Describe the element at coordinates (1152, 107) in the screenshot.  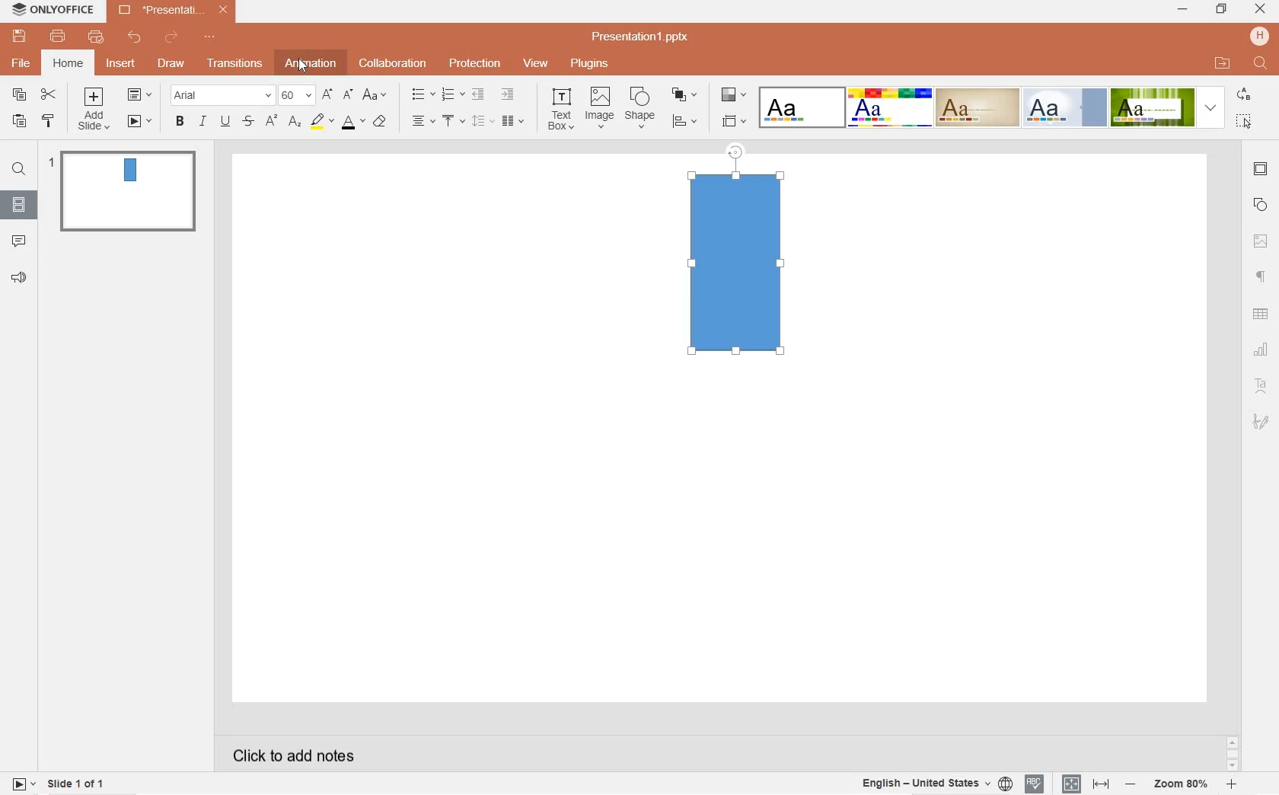
I see `Green Leaf` at that location.